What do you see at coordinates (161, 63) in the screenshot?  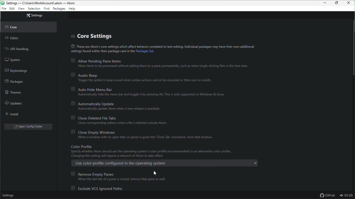 I see `Allow pending Pane items` at bounding box center [161, 63].